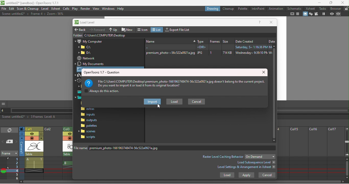 The height and width of the screenshot is (184, 349). Describe the element at coordinates (55, 9) in the screenshot. I see `Xsheet` at that location.